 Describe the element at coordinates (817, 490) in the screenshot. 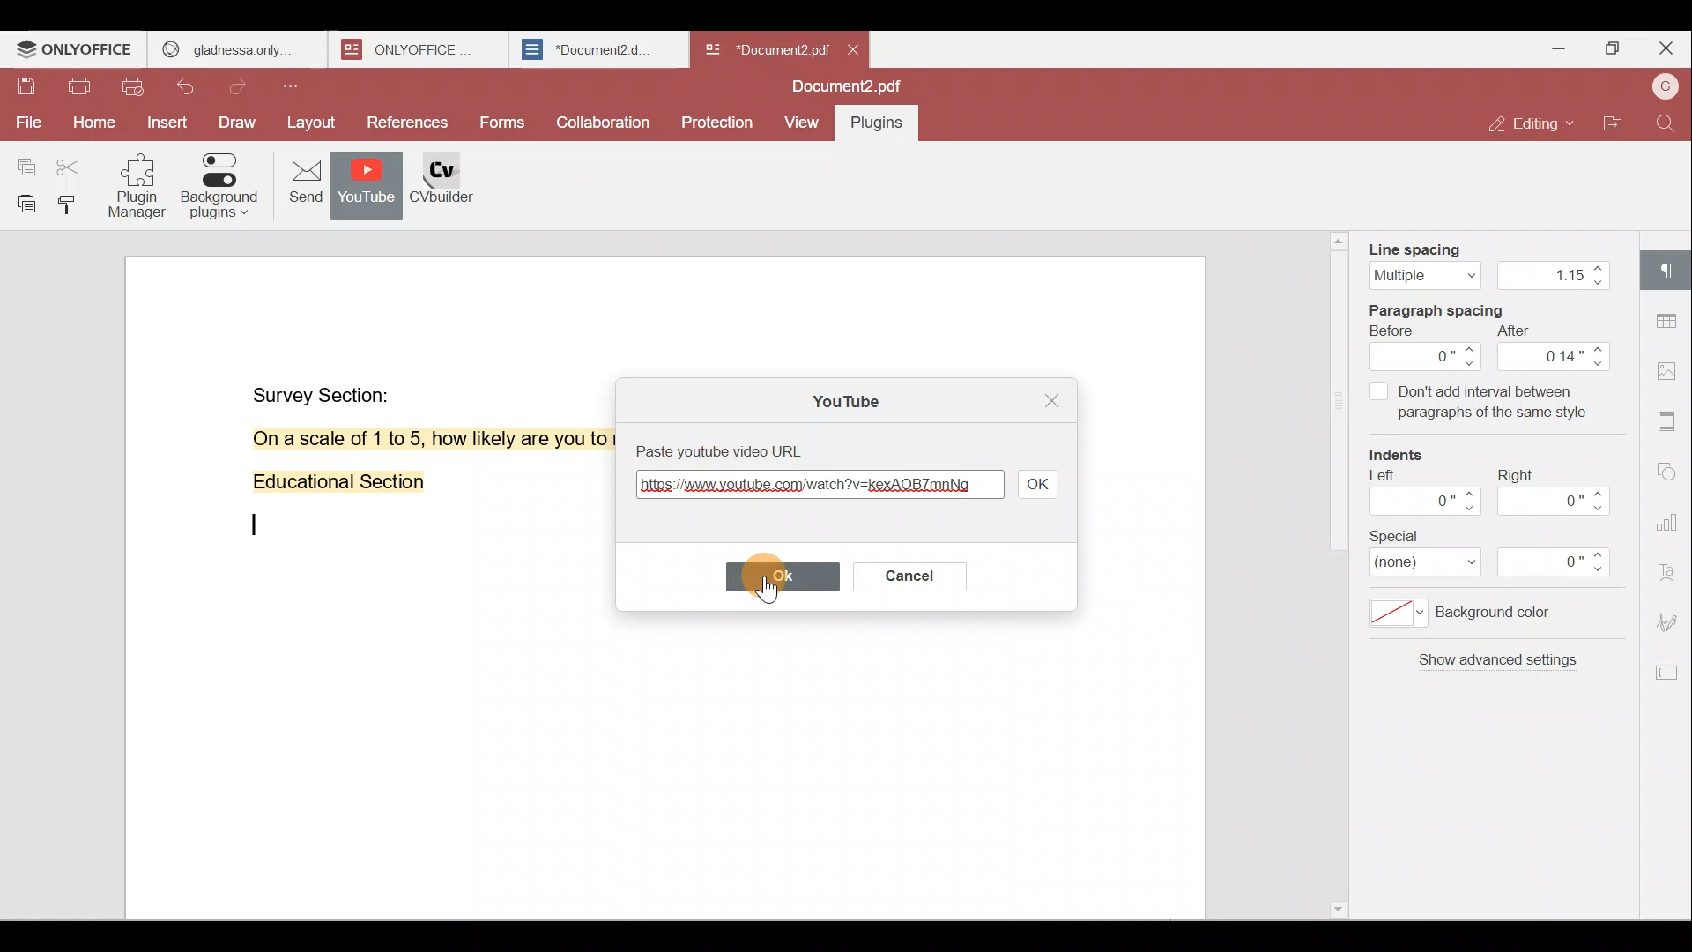

I see `Dites/ywwwyoutube.com/watch?v=kexAQBTmoNg` at that location.